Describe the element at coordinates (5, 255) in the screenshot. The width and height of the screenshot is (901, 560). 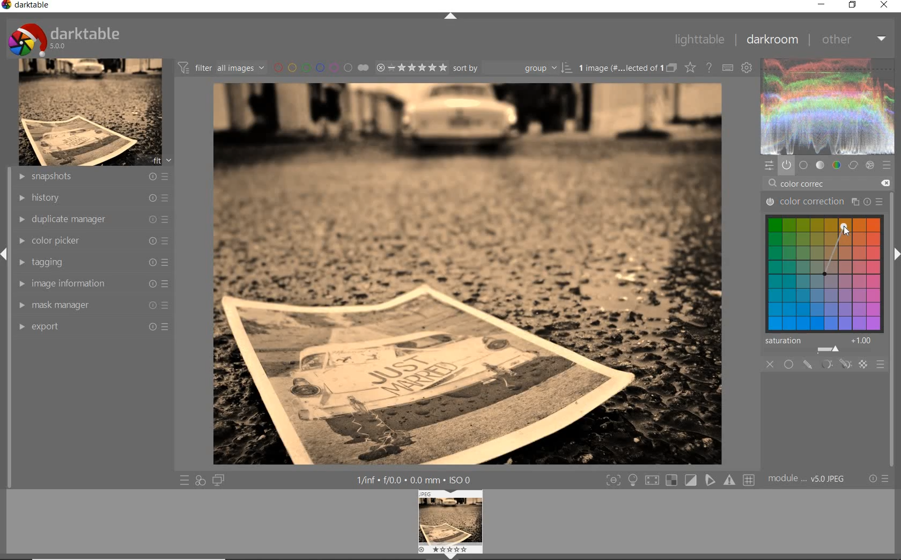
I see `expand/collapse` at that location.